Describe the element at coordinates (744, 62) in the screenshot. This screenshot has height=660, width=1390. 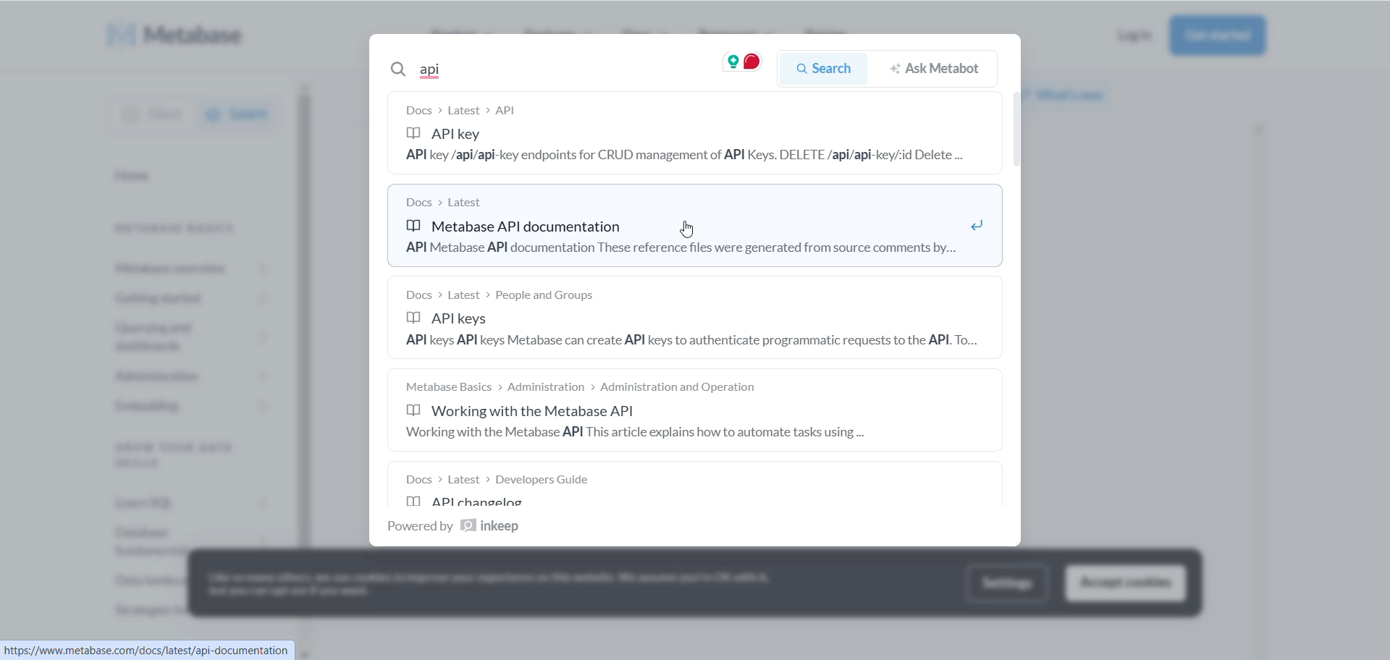
I see `grammarly hover` at that location.